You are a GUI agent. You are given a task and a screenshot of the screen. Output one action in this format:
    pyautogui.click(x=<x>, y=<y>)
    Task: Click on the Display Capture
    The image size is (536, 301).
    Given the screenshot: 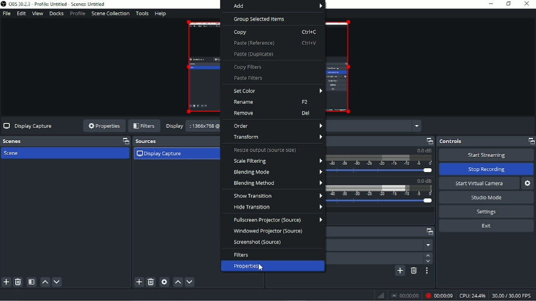 What is the action you would take?
    pyautogui.click(x=161, y=154)
    